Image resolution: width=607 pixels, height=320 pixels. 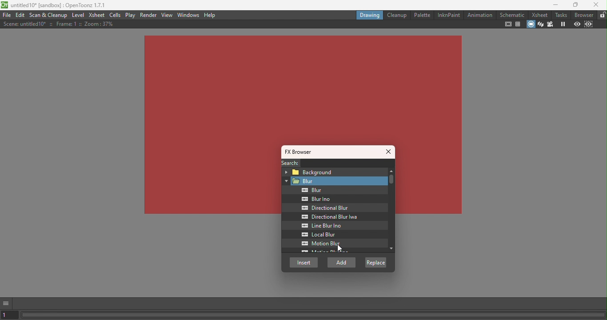 What do you see at coordinates (58, 24) in the screenshot?
I see `Scene details` at bounding box center [58, 24].